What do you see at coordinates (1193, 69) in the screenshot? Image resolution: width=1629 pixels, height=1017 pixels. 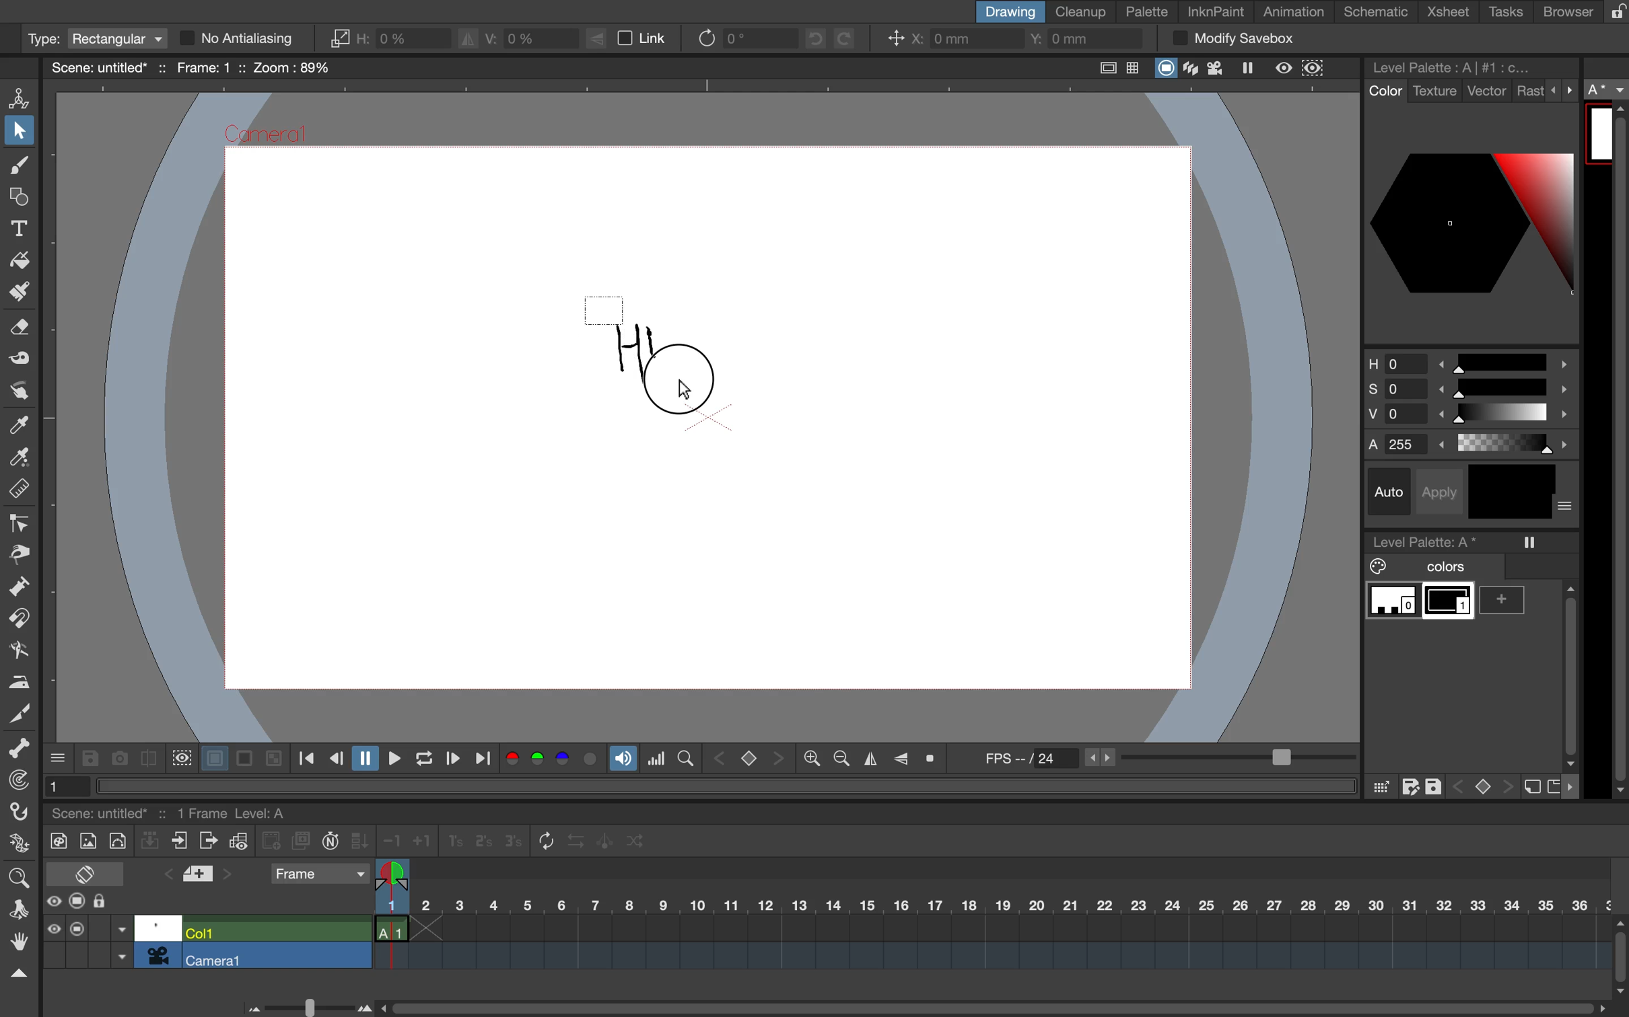 I see `3d view` at bounding box center [1193, 69].